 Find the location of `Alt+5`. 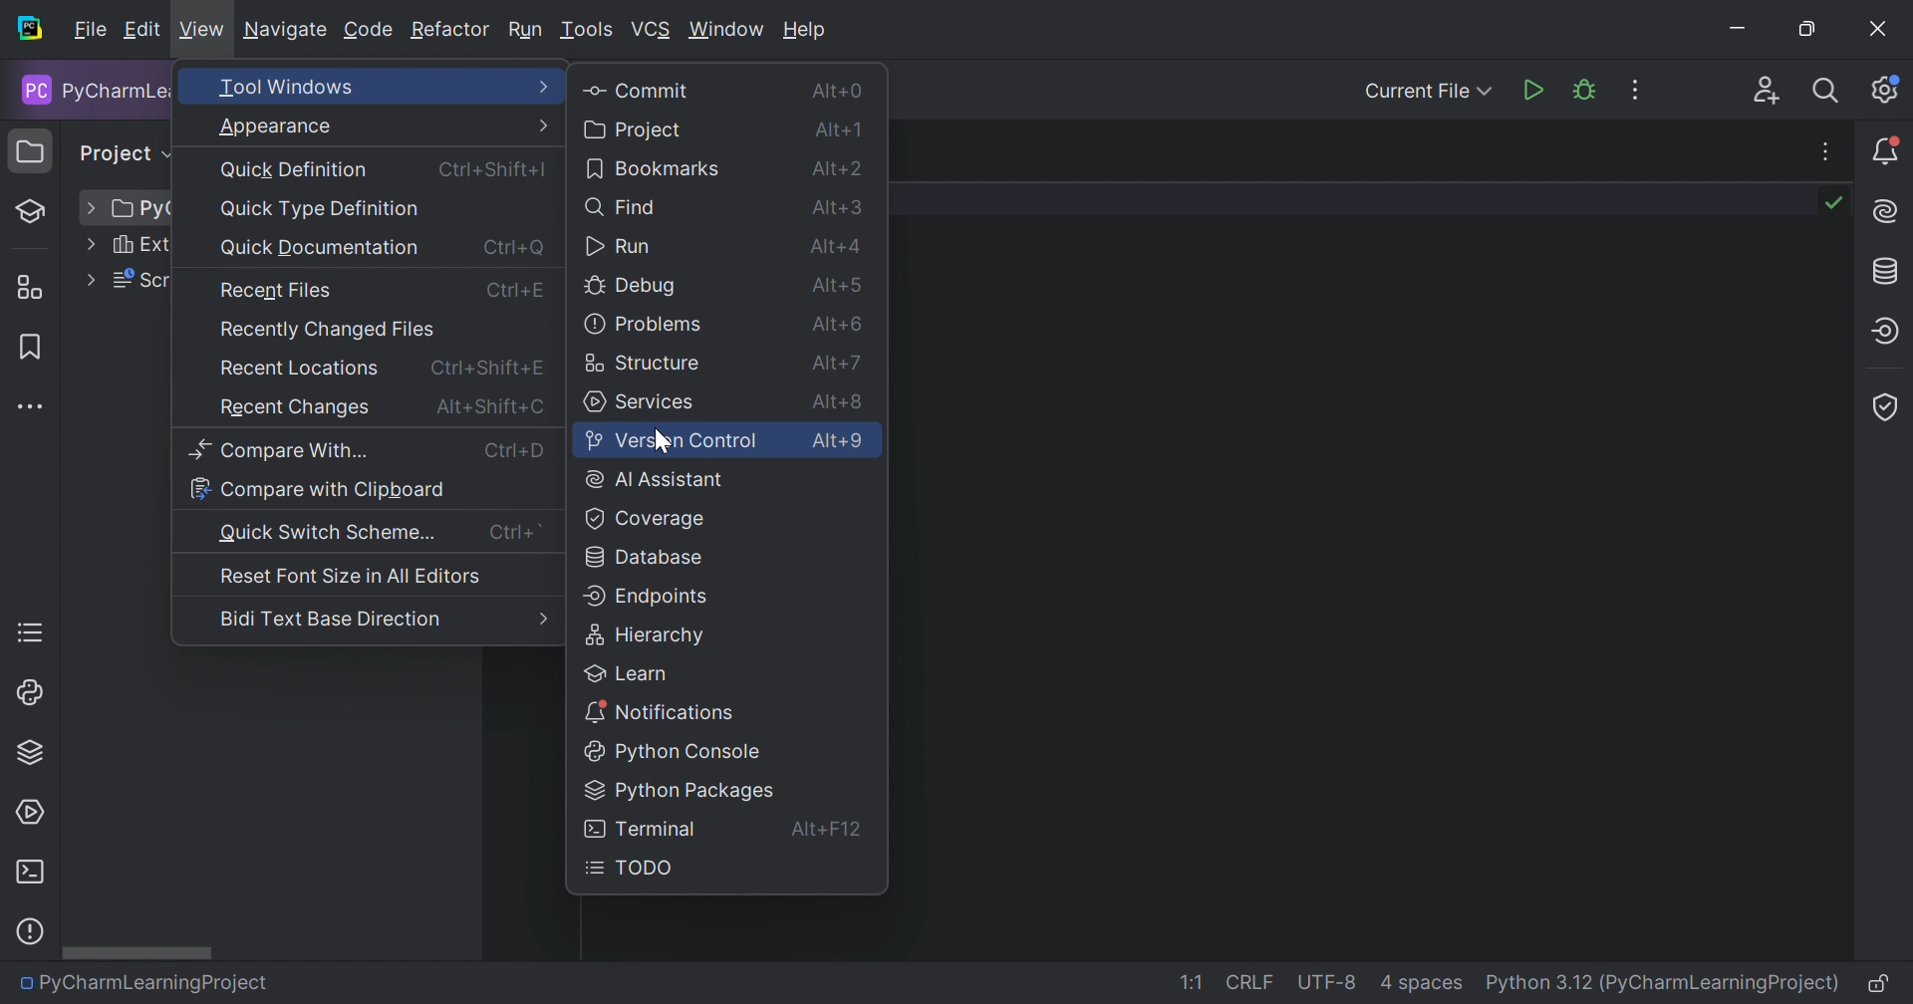

Alt+5 is located at coordinates (836, 282).